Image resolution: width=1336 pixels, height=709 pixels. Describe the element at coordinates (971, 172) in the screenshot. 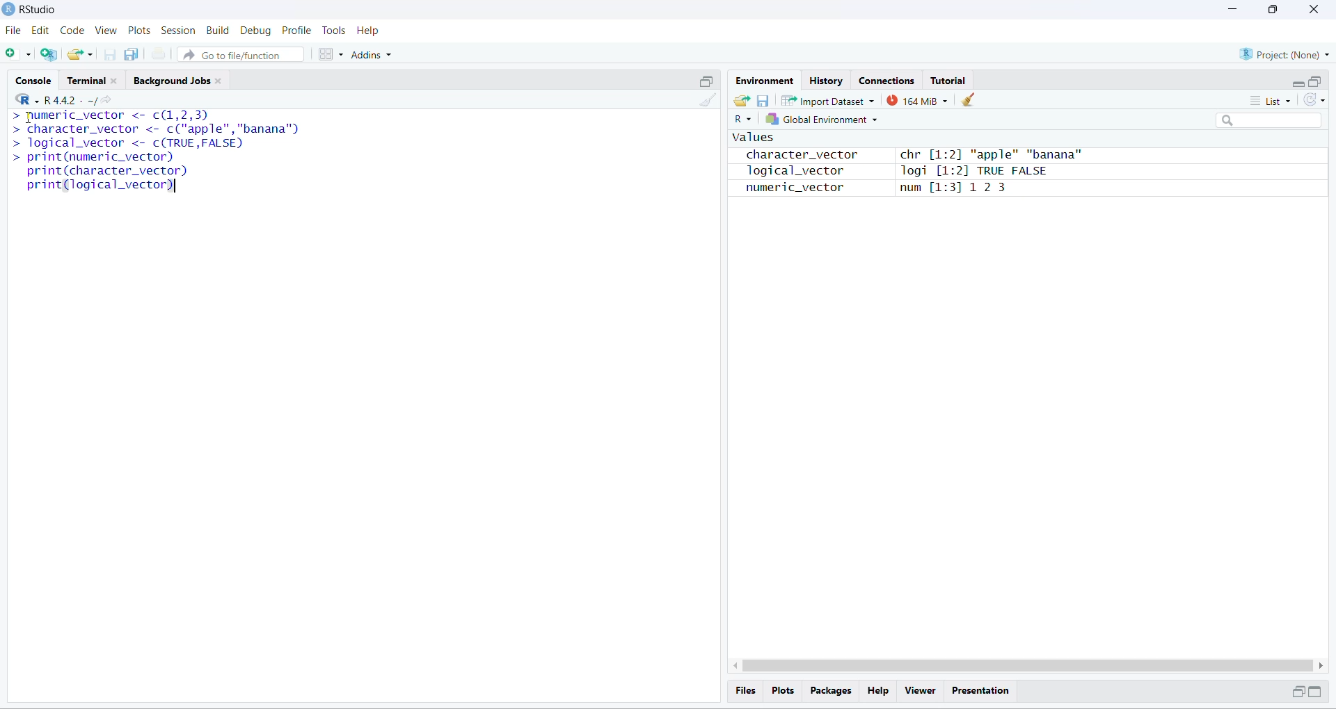

I see `logi [1:2] TRUE FALSE` at that location.